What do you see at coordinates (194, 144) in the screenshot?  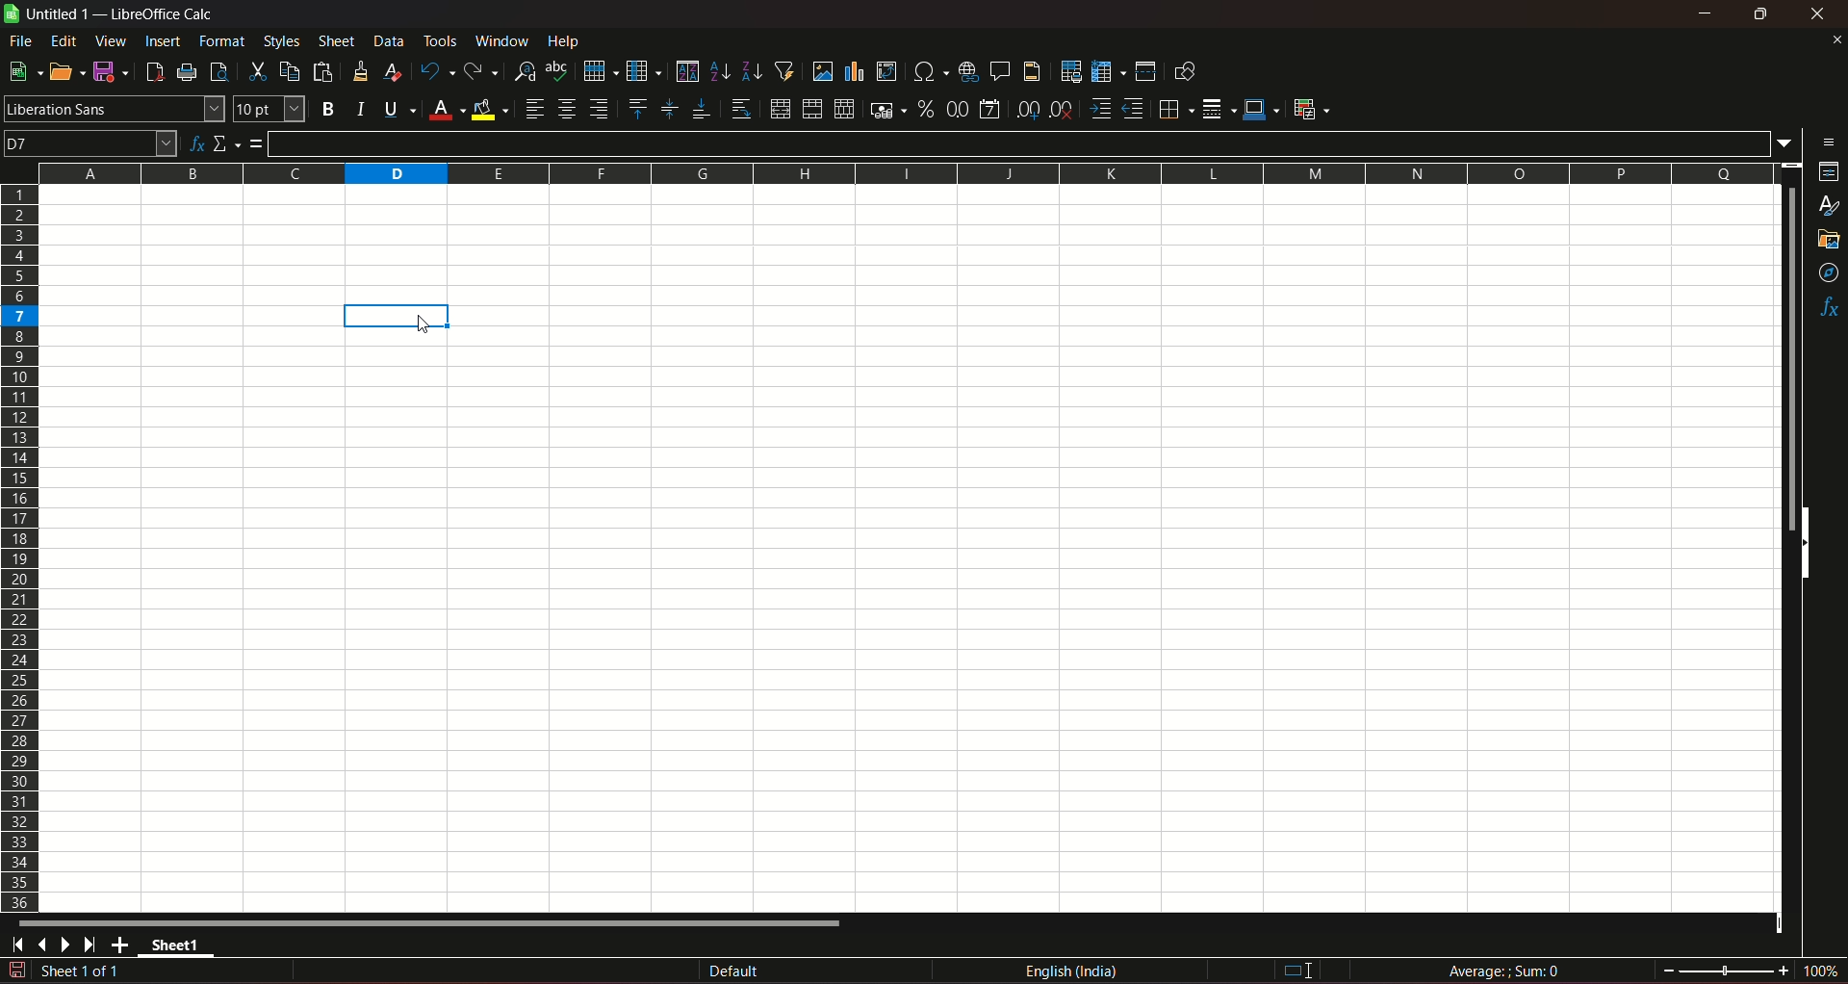 I see `function wizard` at bounding box center [194, 144].